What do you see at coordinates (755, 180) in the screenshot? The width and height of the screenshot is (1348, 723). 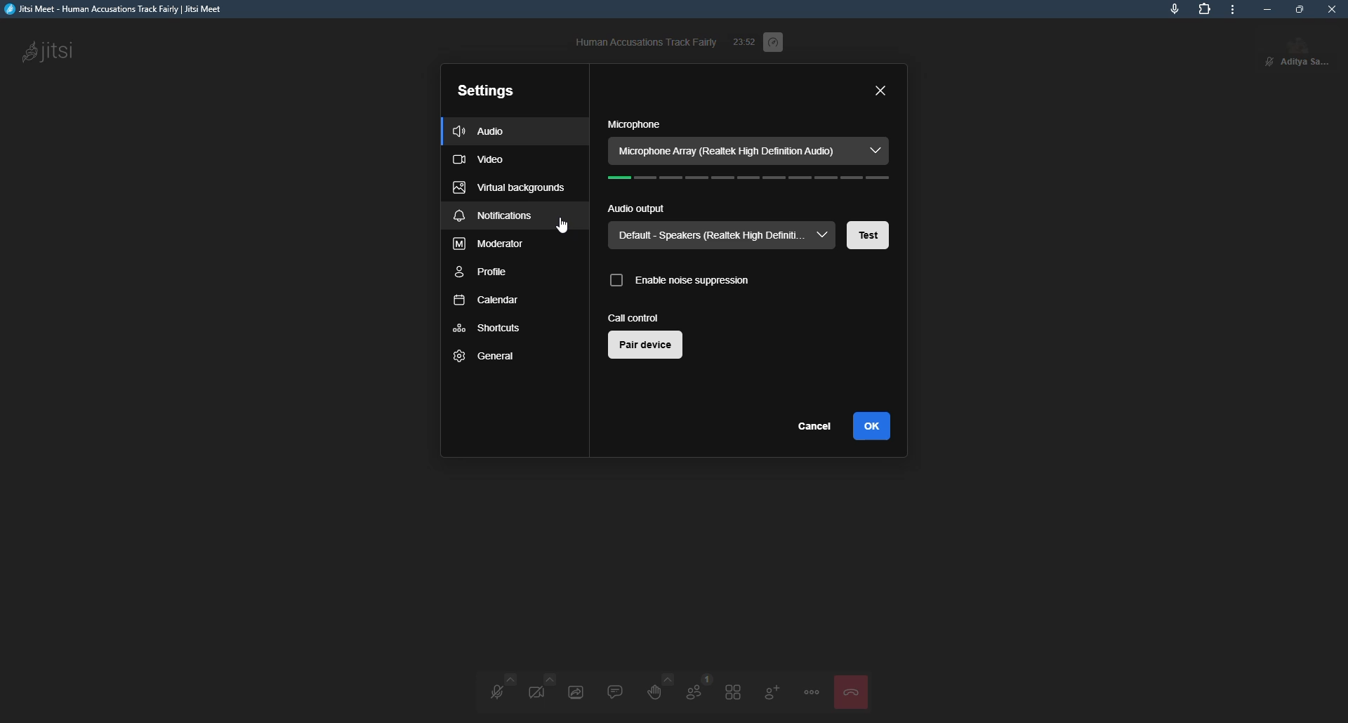 I see `mic level` at bounding box center [755, 180].